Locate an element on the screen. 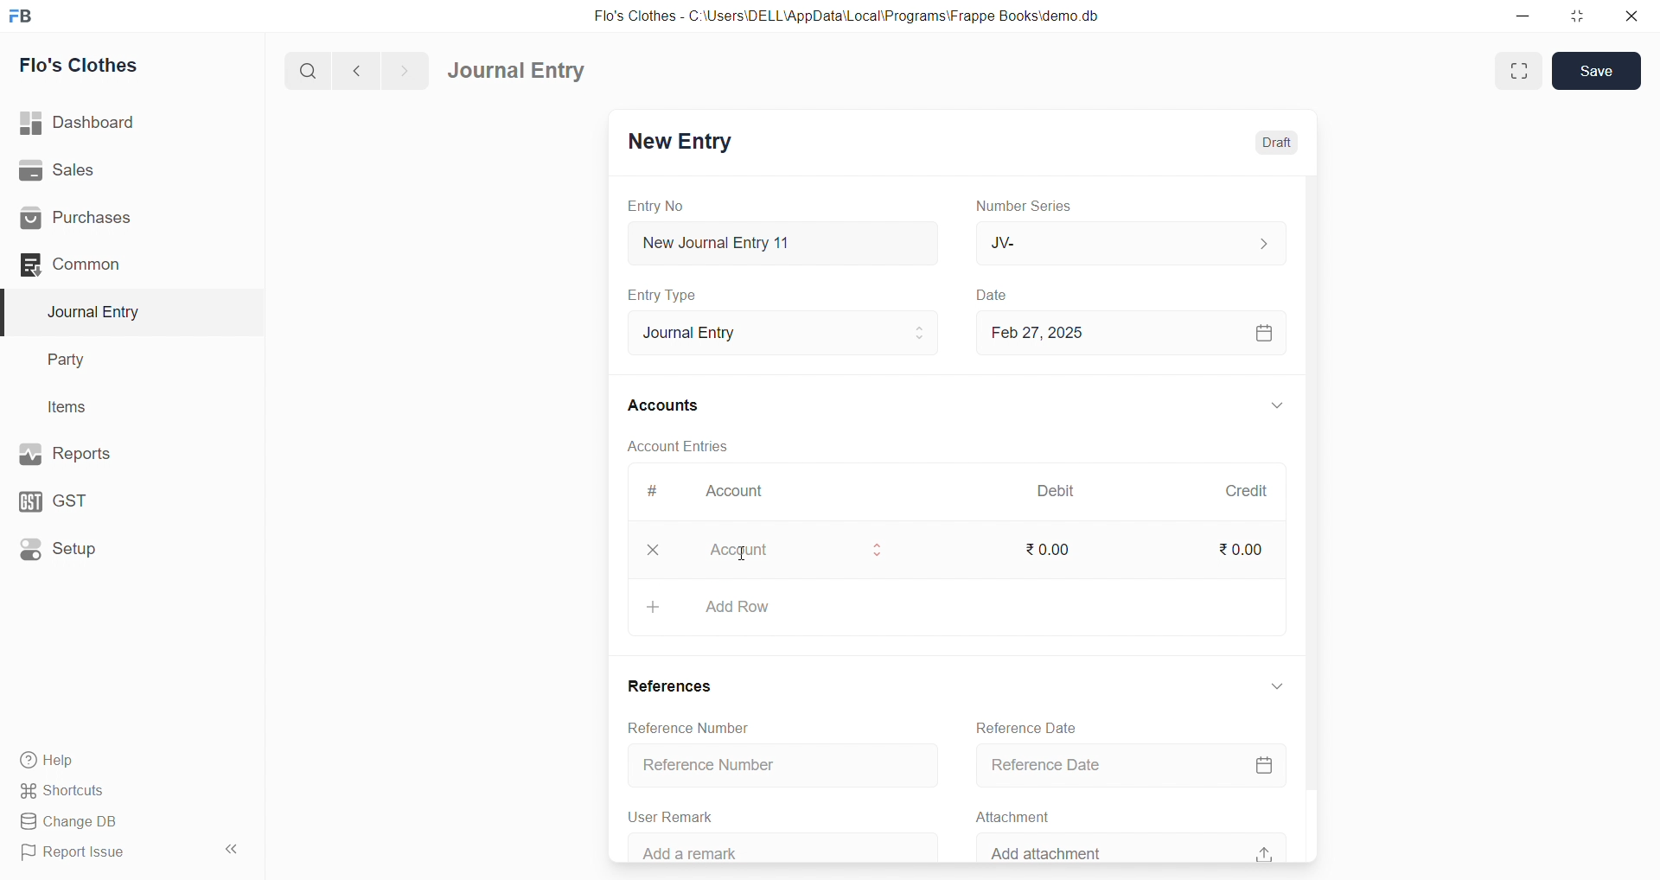 The height and width of the screenshot is (880, 1660). search is located at coordinates (305, 73).